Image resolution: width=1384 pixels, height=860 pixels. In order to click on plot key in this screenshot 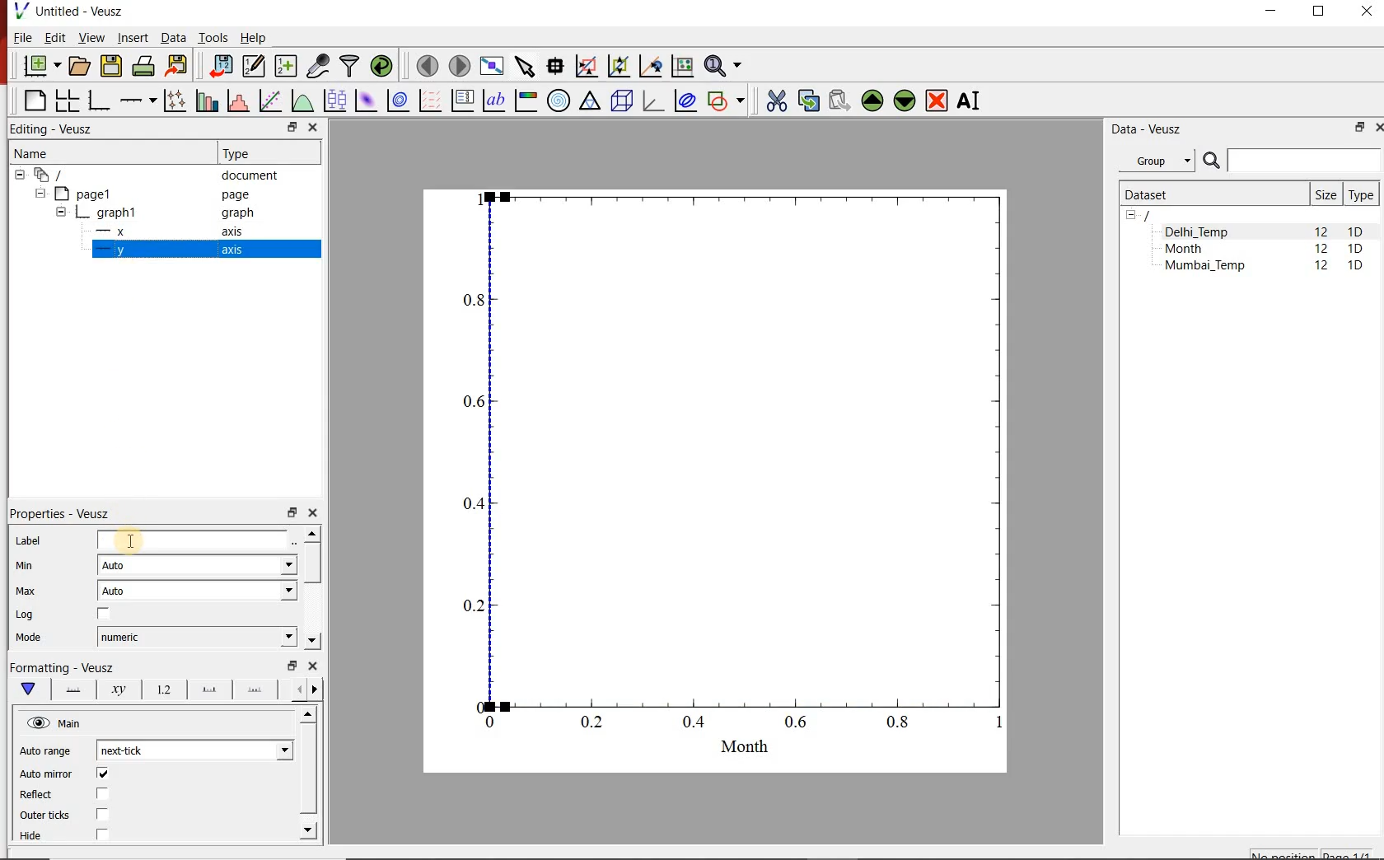, I will do `click(461, 101)`.